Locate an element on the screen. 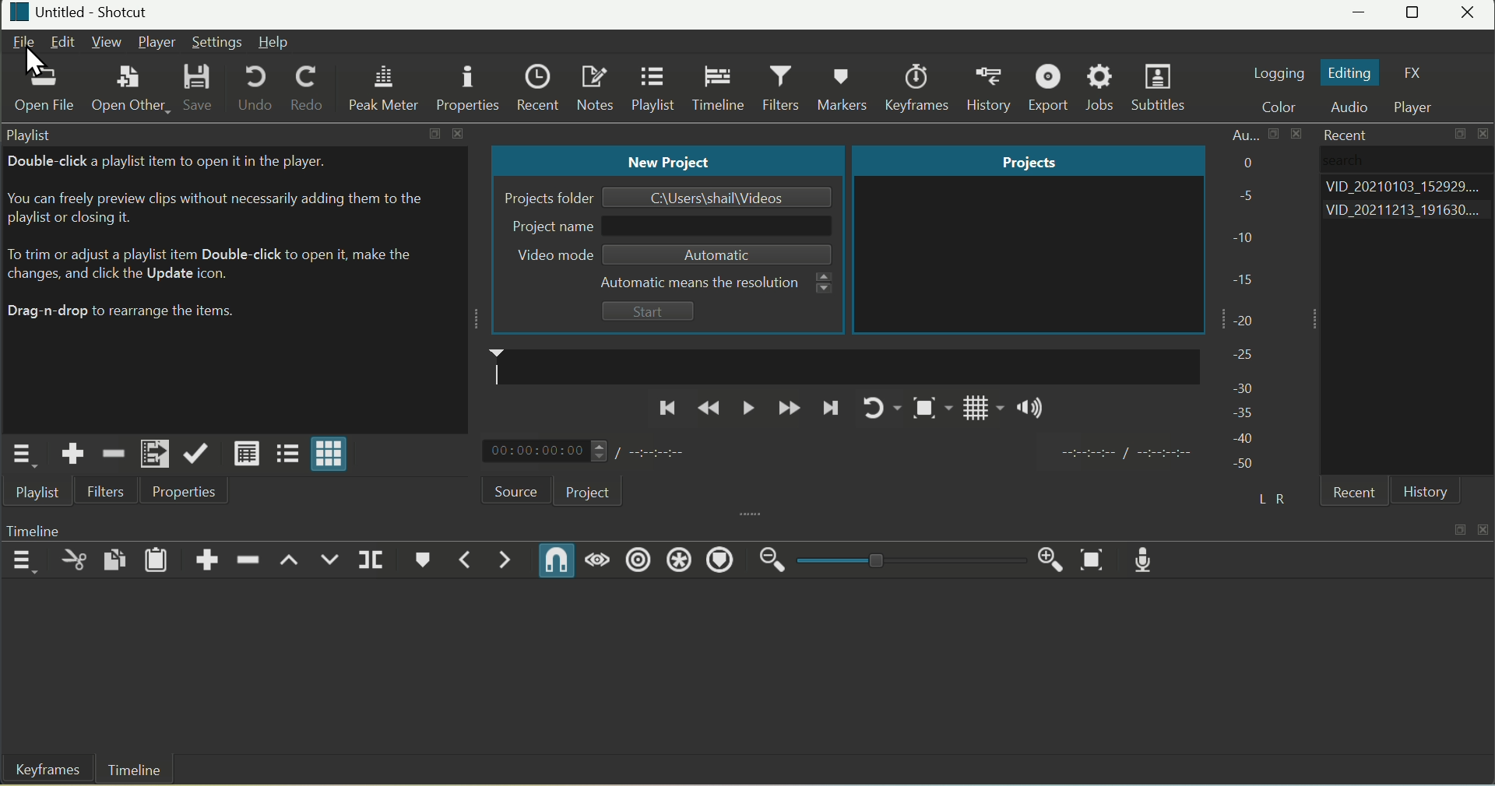  View as tiles is located at coordinates (286, 455).